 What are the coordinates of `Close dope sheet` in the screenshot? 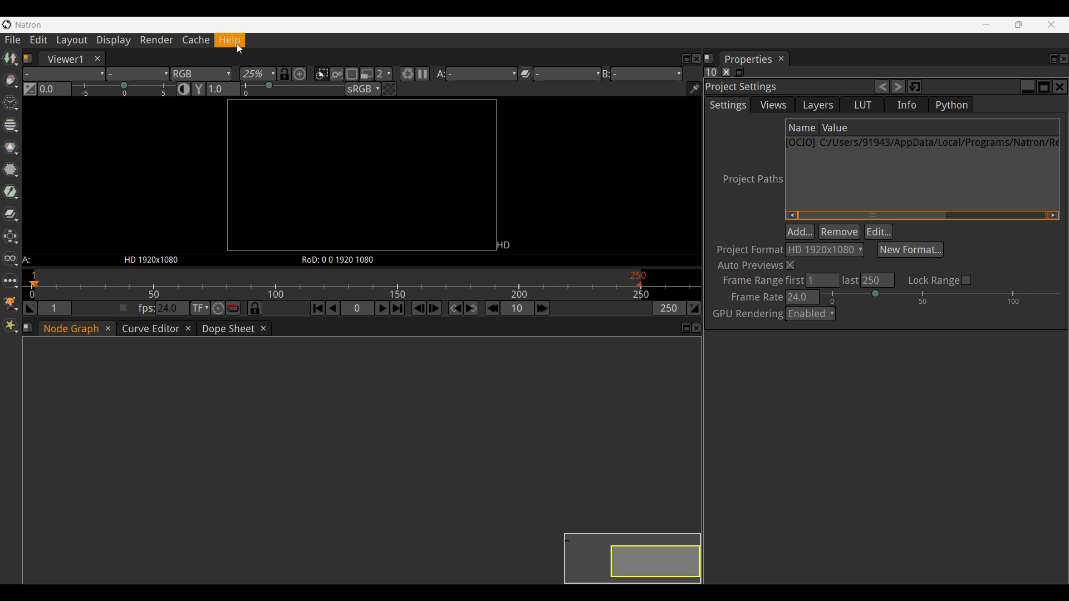 It's located at (263, 329).